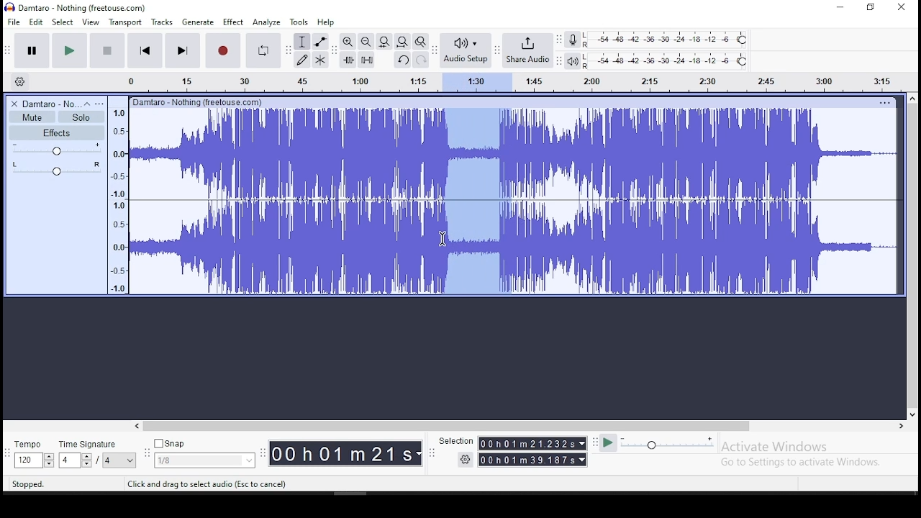  What do you see at coordinates (68, 460) in the screenshot?
I see `4` at bounding box center [68, 460].